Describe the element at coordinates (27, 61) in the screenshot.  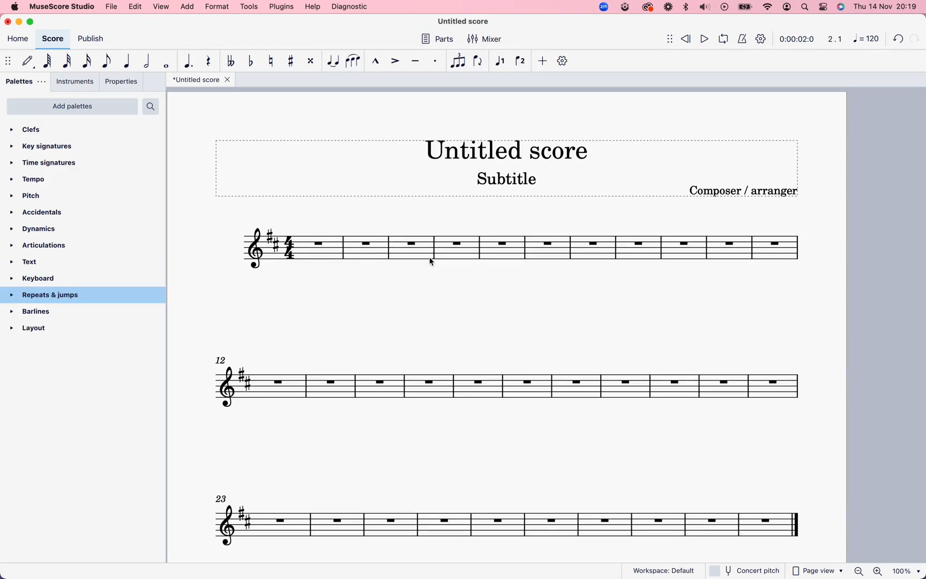
I see `default` at that location.